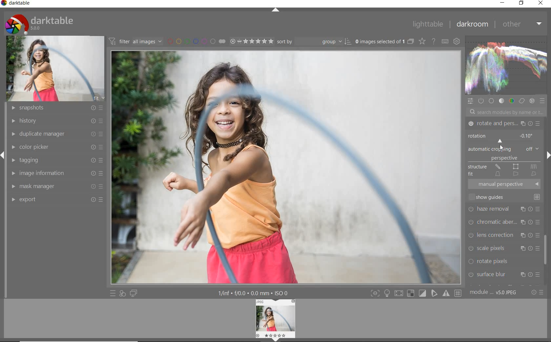  I want to click on STRUCTURE, so click(502, 167).